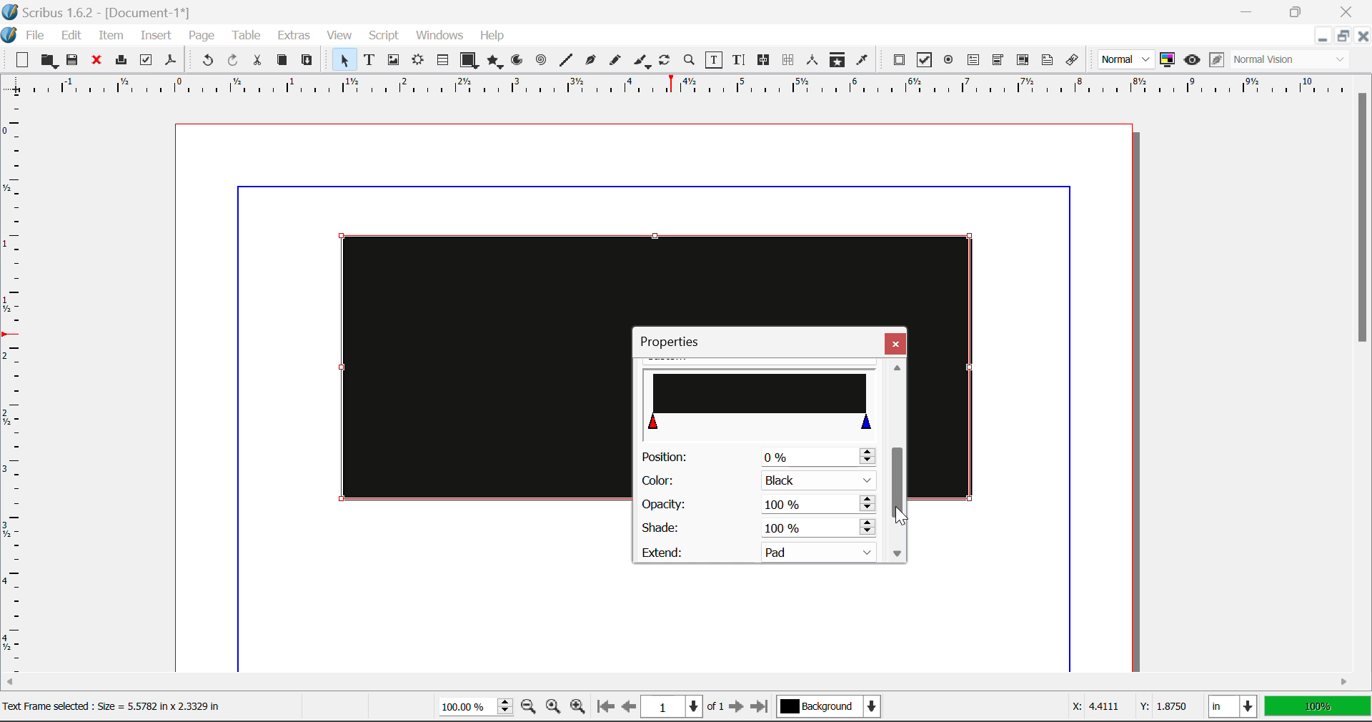 The width and height of the screenshot is (1372, 722). Describe the element at coordinates (74, 61) in the screenshot. I see `Save` at that location.